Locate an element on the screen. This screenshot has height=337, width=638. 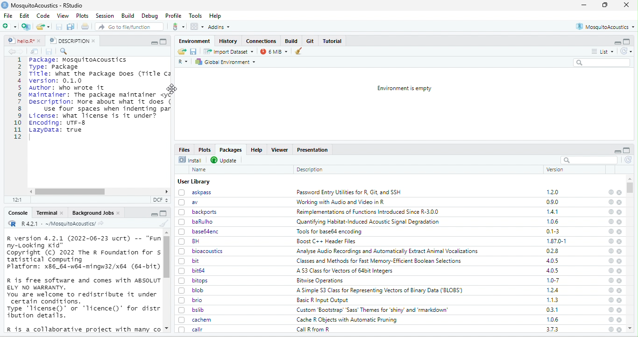
scroll bar is located at coordinates (167, 258).